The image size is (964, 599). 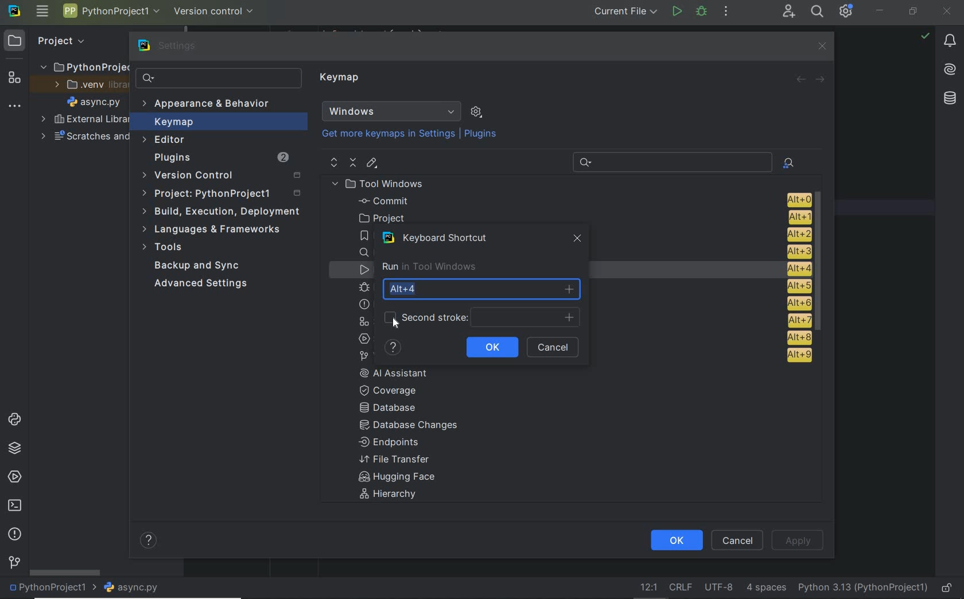 What do you see at coordinates (914, 12) in the screenshot?
I see `restore down` at bounding box center [914, 12].